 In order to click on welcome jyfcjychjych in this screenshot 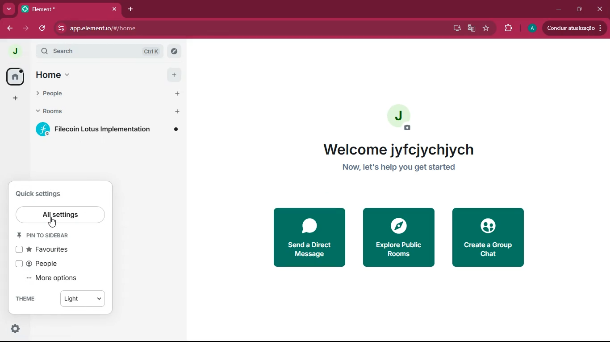, I will do `click(397, 148)`.